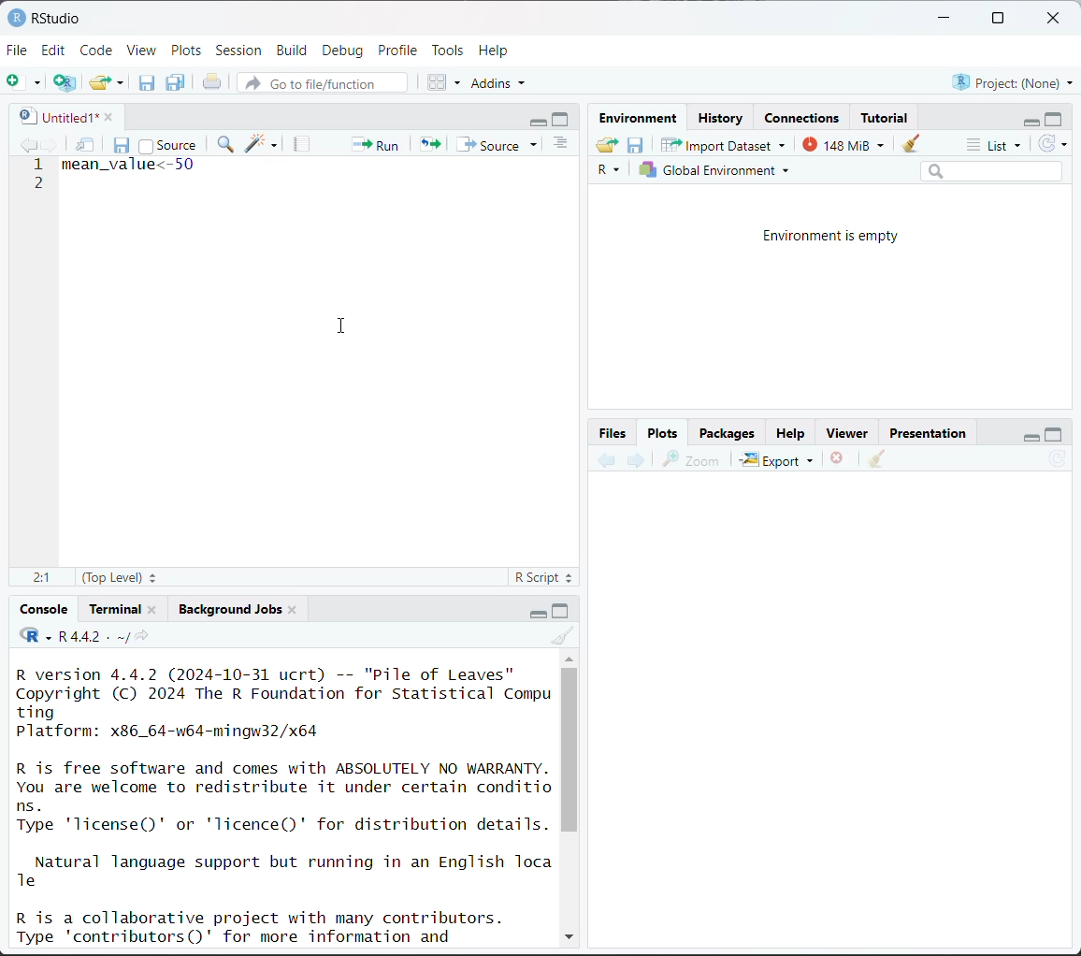  I want to click on clear console, so click(565, 636).